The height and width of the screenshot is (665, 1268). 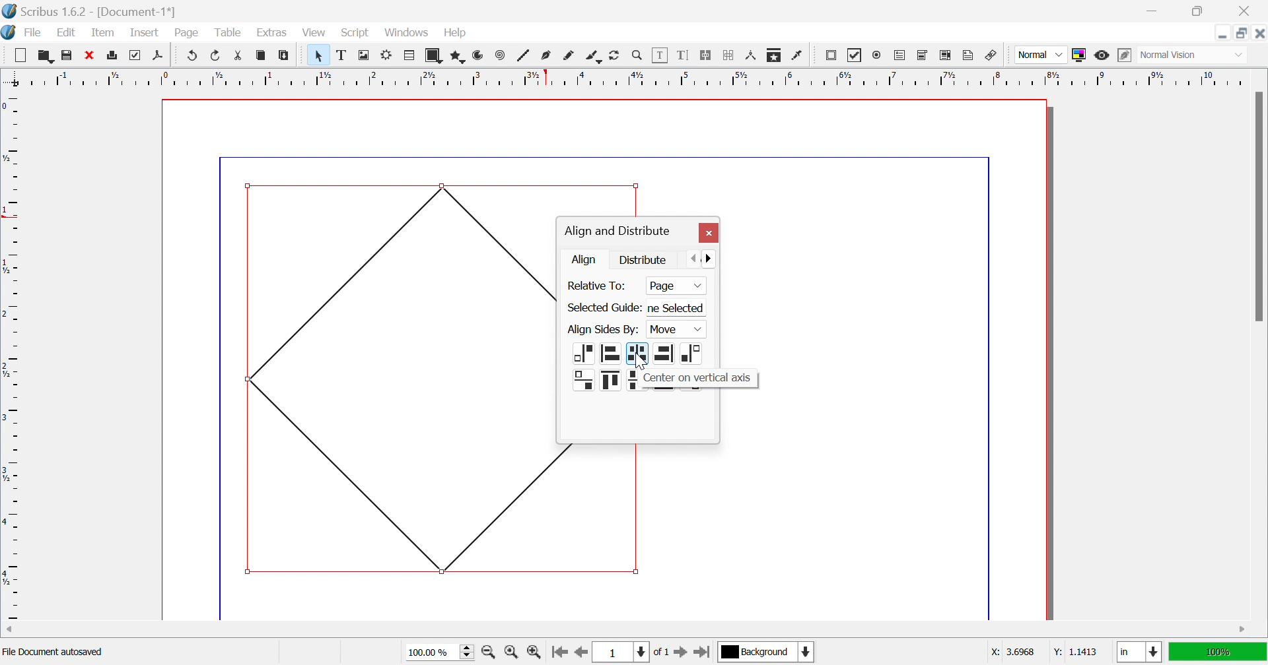 I want to click on Render frame, so click(x=386, y=54).